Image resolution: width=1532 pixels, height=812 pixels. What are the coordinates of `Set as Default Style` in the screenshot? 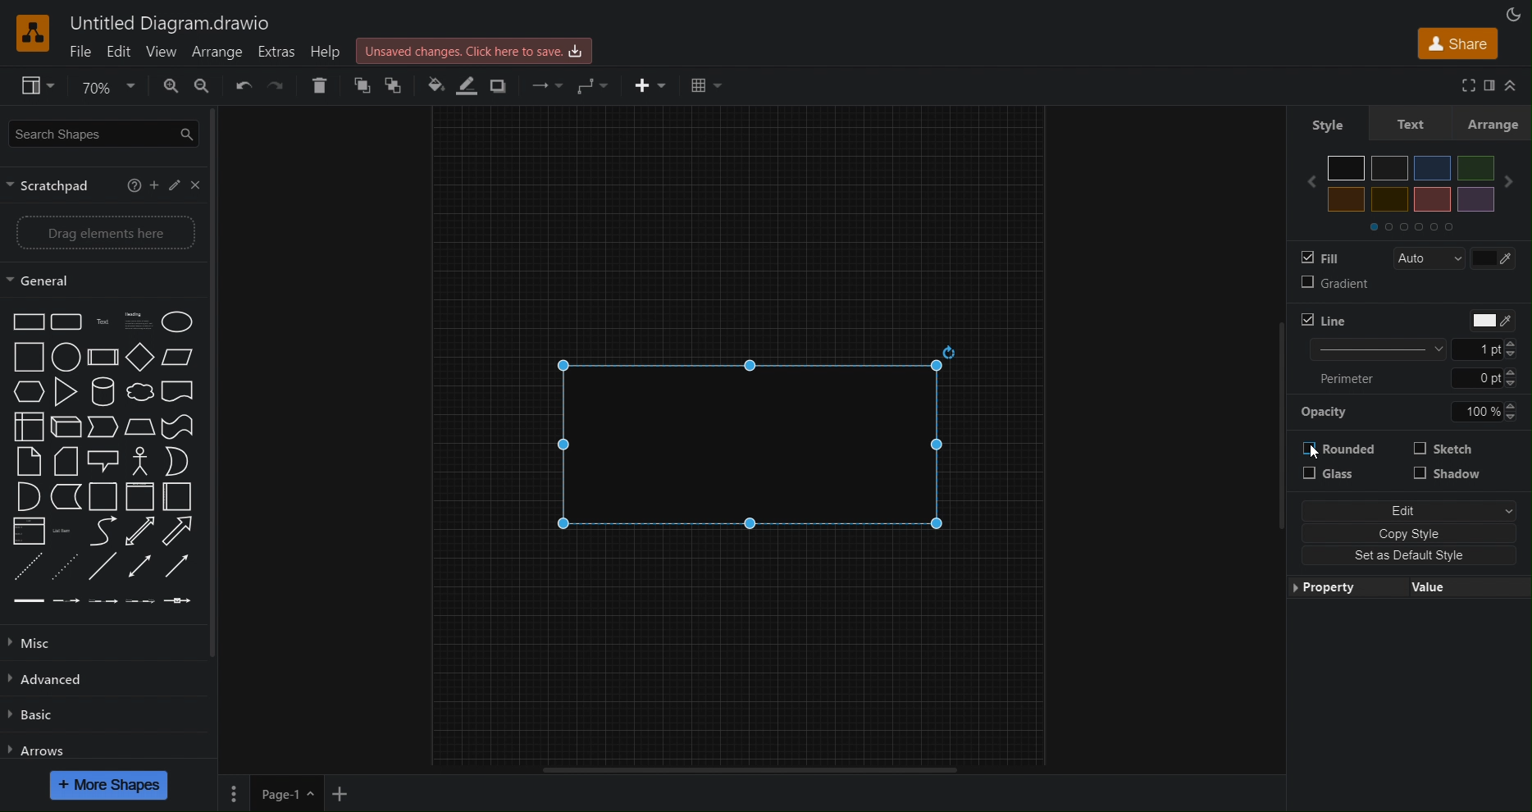 It's located at (1411, 559).